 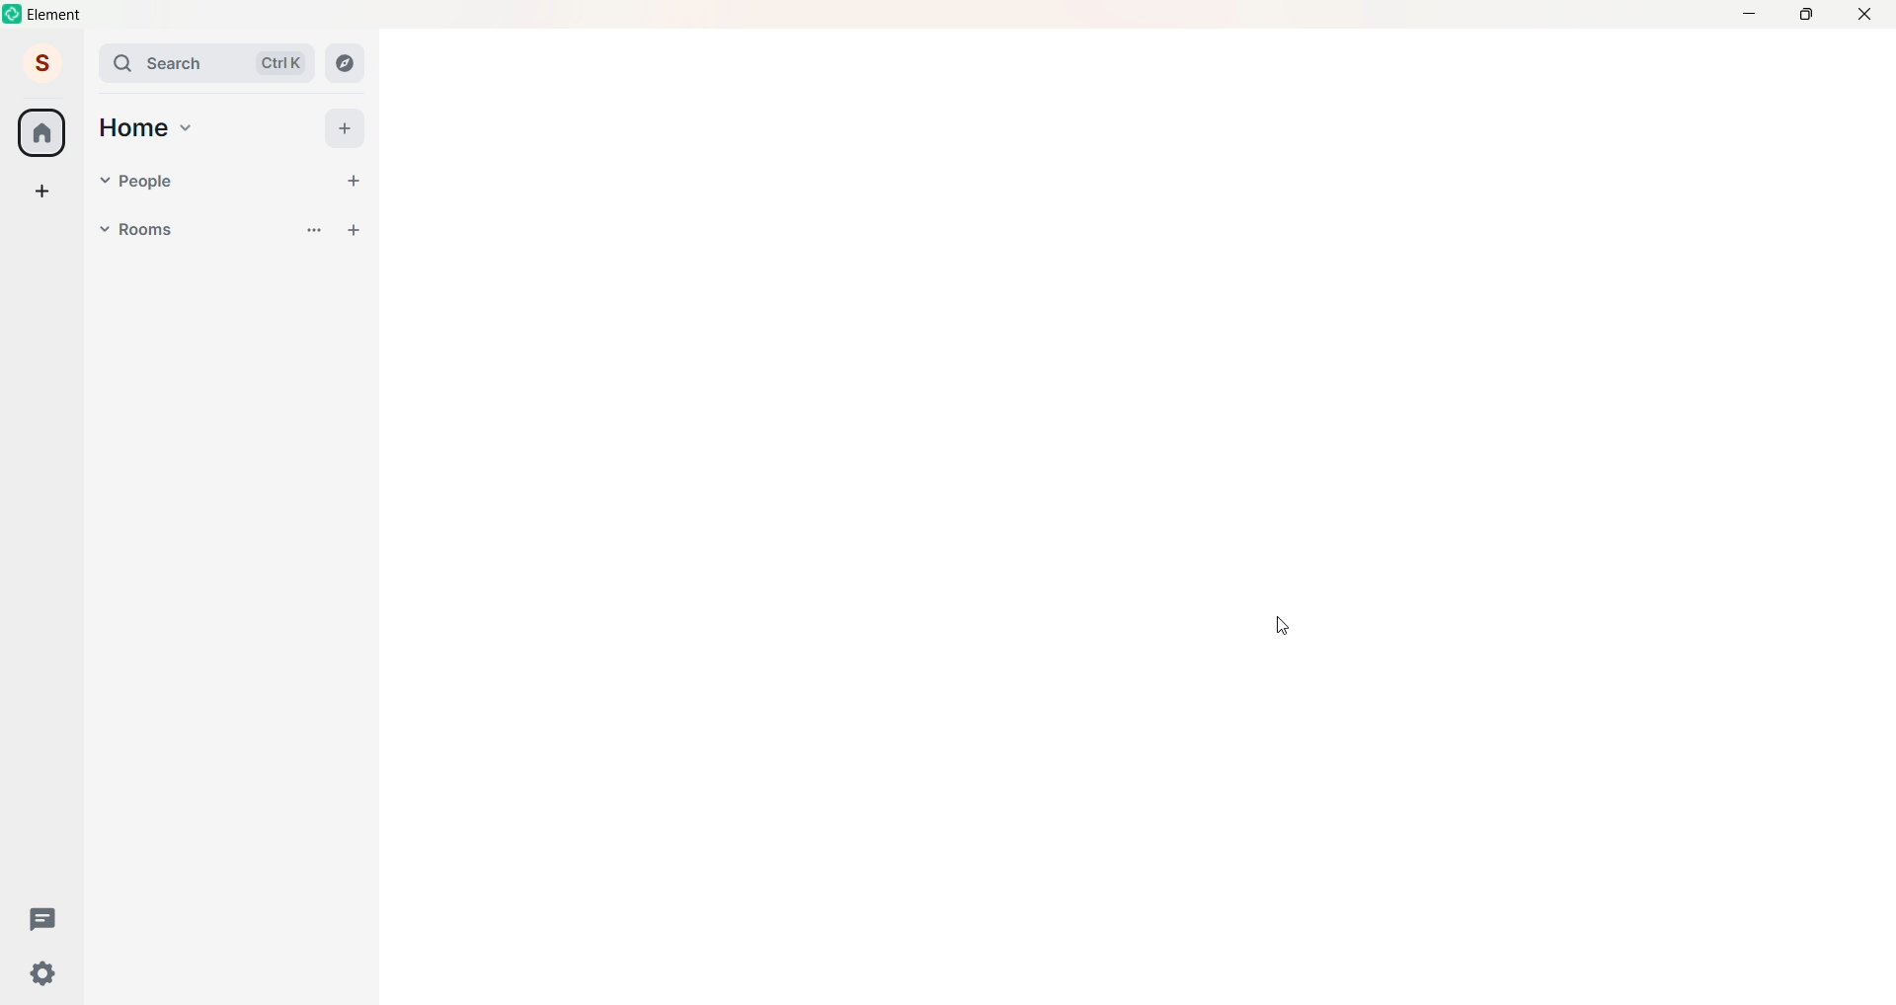 I want to click on Cursor, so click(x=1286, y=629).